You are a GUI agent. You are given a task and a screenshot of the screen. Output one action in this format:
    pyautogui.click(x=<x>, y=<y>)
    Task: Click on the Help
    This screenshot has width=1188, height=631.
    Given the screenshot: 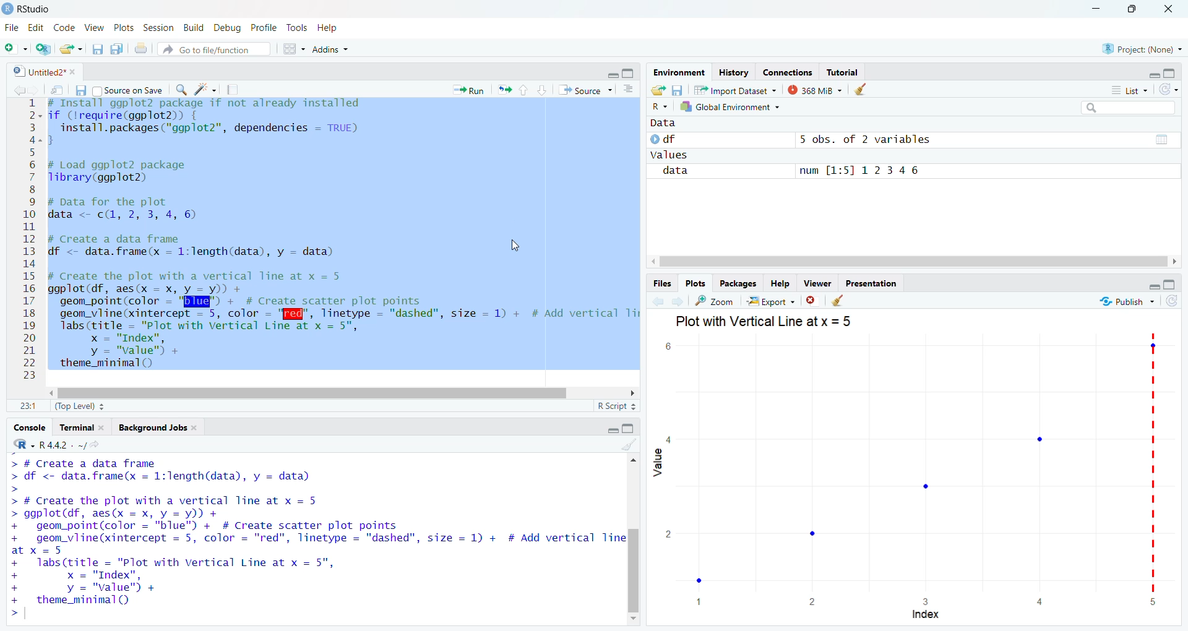 What is the action you would take?
    pyautogui.click(x=332, y=27)
    